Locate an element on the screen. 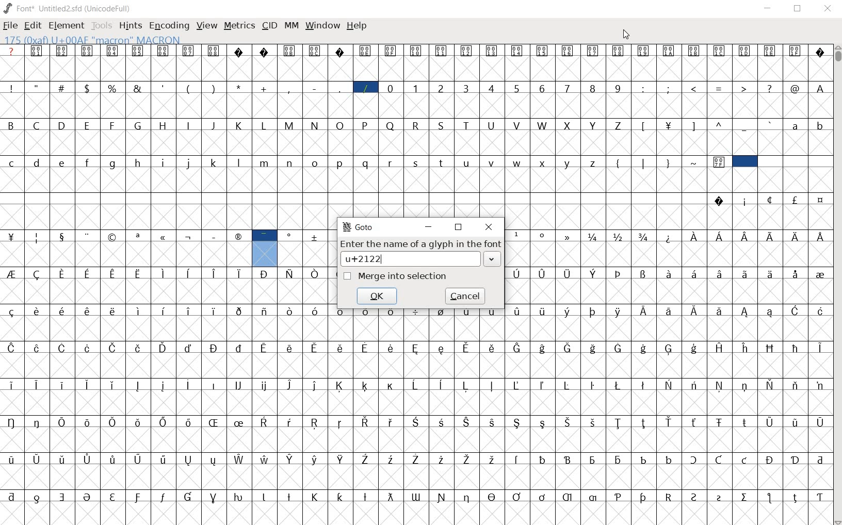 The width and height of the screenshot is (842, 525). Latin extended characters is located at coordinates (117, 397).